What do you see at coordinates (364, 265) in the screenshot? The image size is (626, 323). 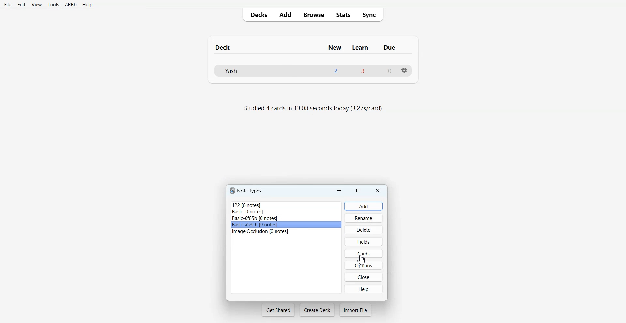 I see `Options` at bounding box center [364, 265].